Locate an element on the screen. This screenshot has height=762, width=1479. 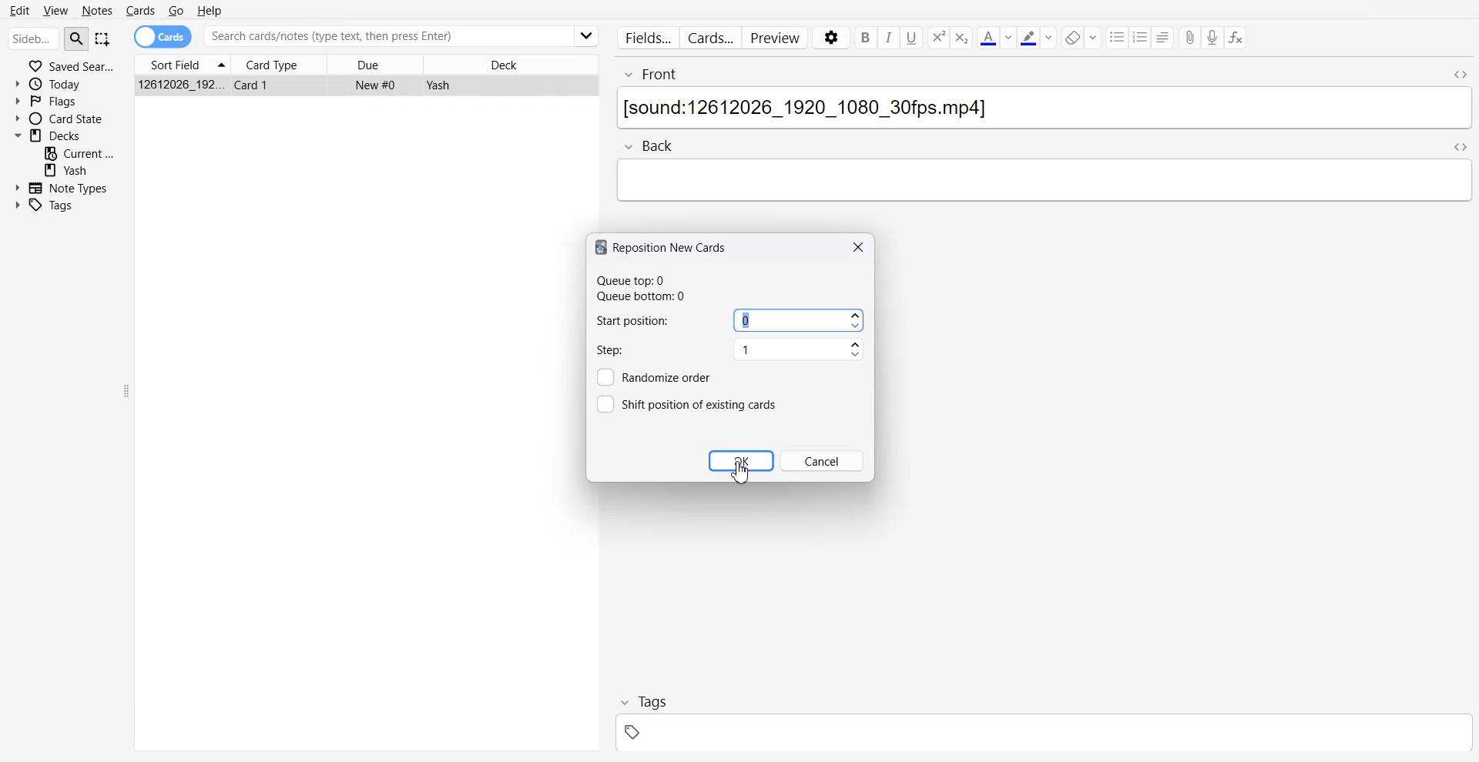
Tag is located at coordinates (639, 700).